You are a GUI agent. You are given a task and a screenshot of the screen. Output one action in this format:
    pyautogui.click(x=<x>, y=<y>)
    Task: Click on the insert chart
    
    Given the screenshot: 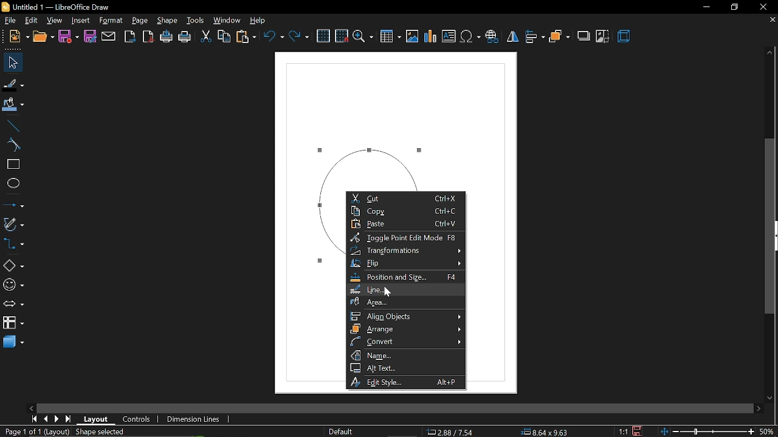 What is the action you would take?
    pyautogui.click(x=429, y=36)
    